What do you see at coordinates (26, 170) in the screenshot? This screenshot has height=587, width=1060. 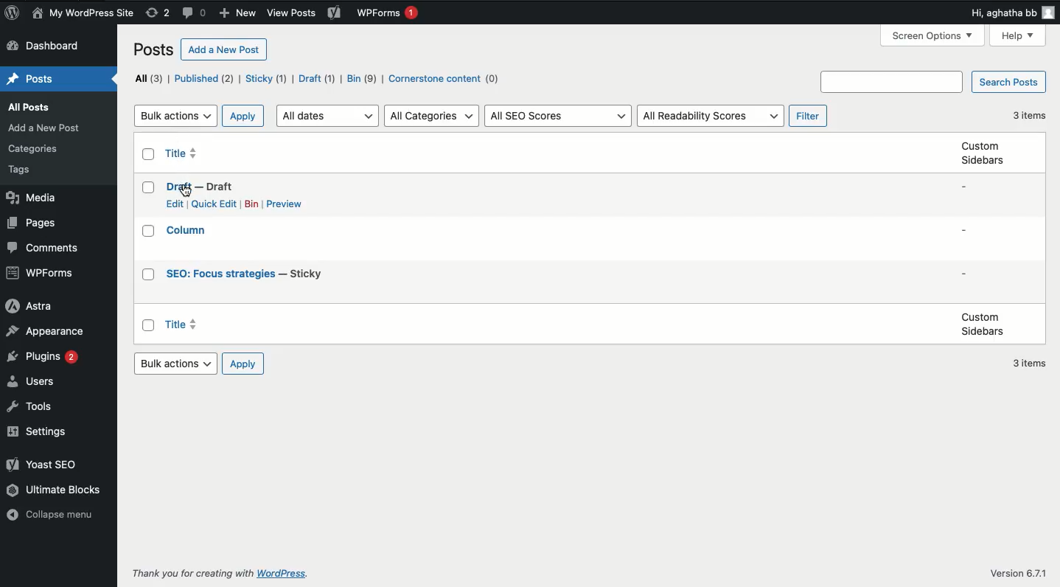 I see `Posts` at bounding box center [26, 170].